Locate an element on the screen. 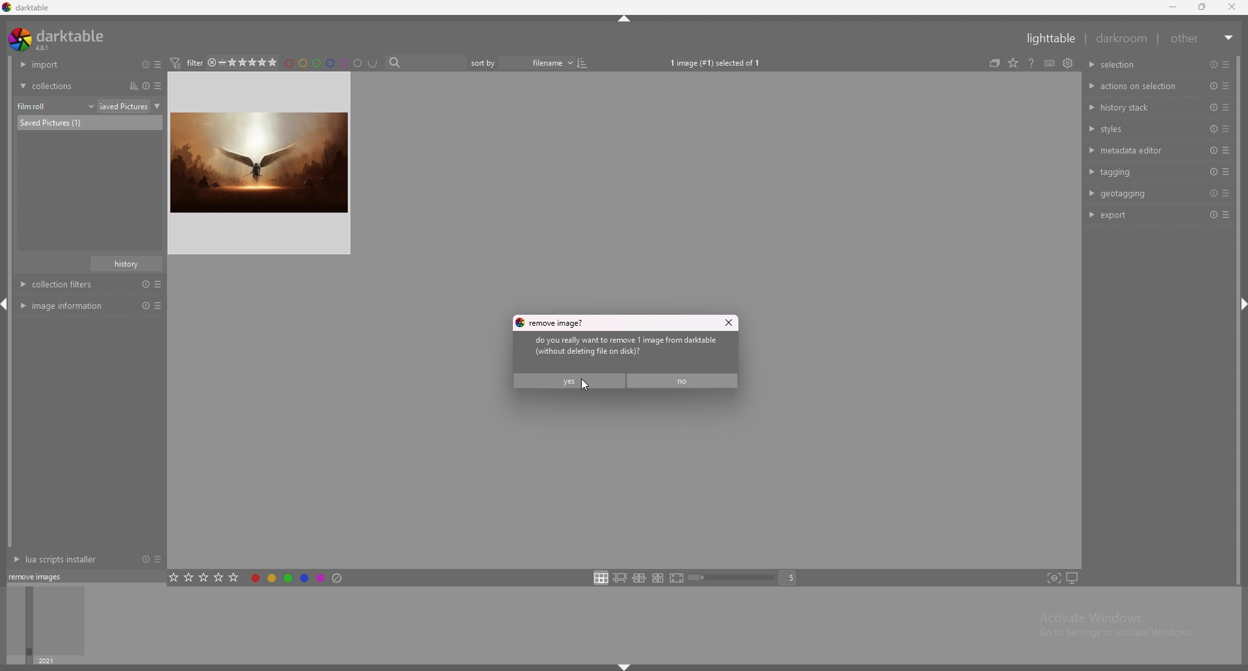  reset is located at coordinates (1212, 151).